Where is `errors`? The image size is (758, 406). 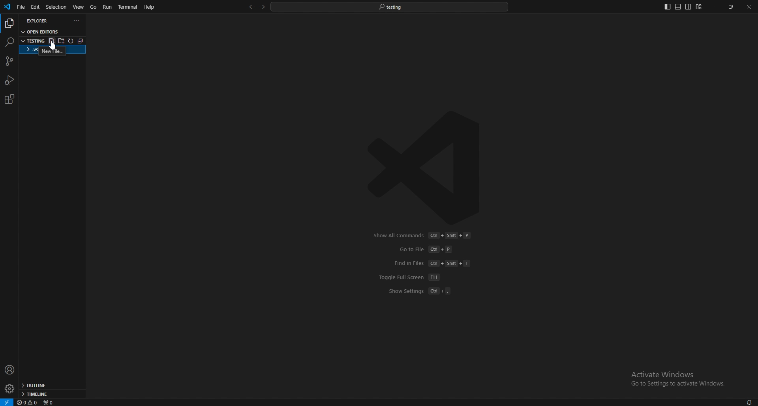
errors is located at coordinates (28, 403).